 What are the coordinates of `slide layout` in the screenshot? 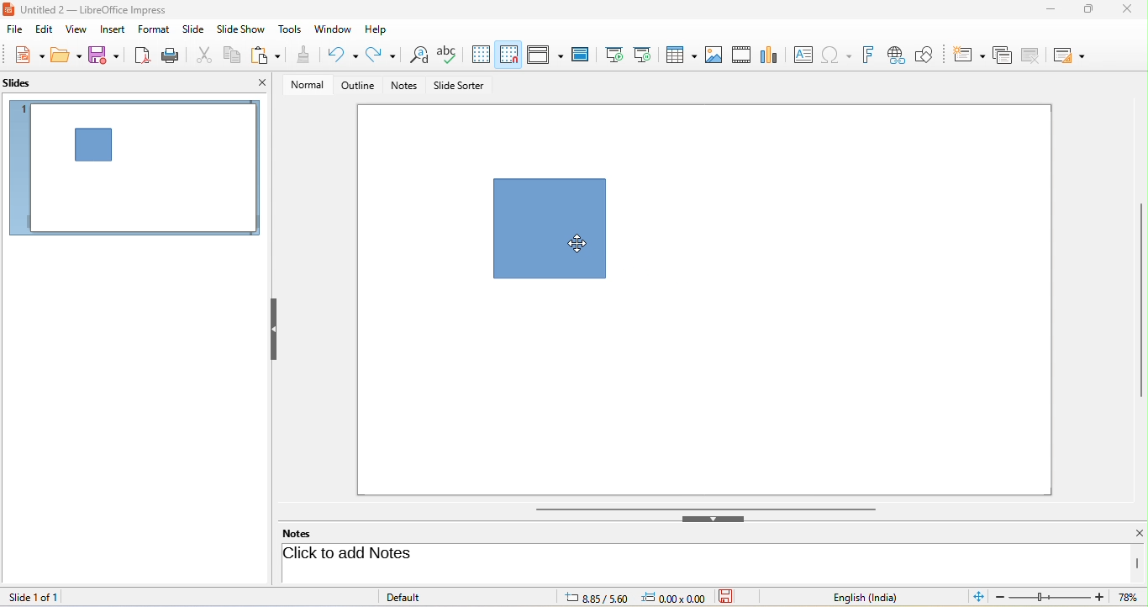 It's located at (1073, 54).